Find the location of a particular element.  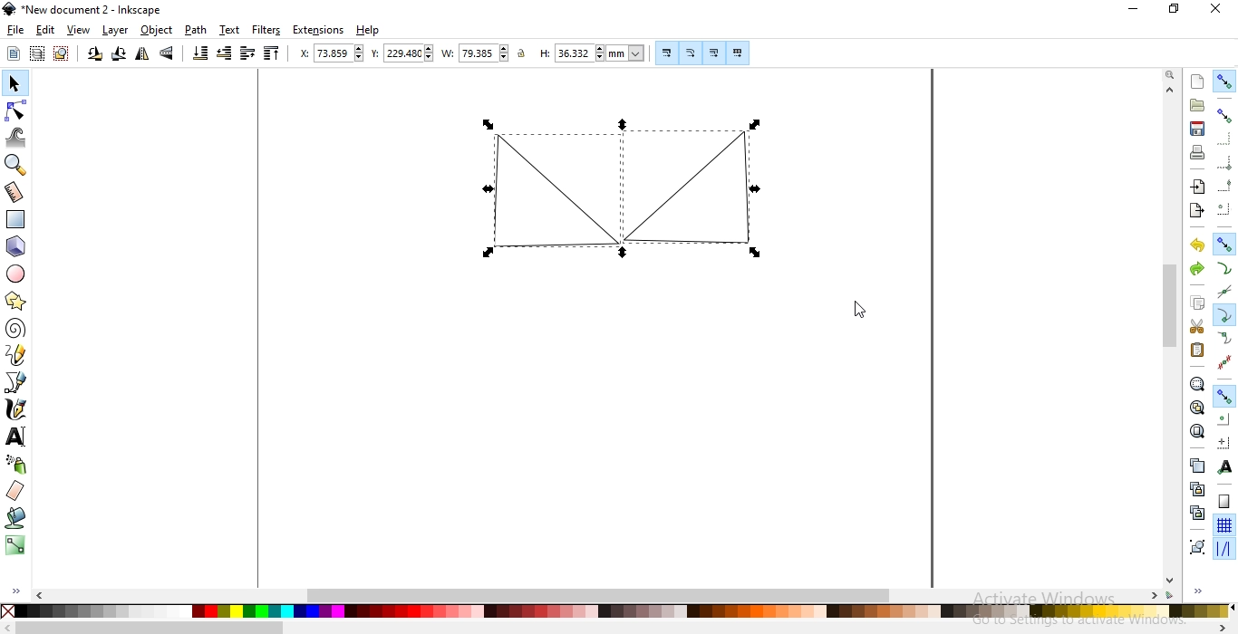

create 3d object is located at coordinates (16, 246).